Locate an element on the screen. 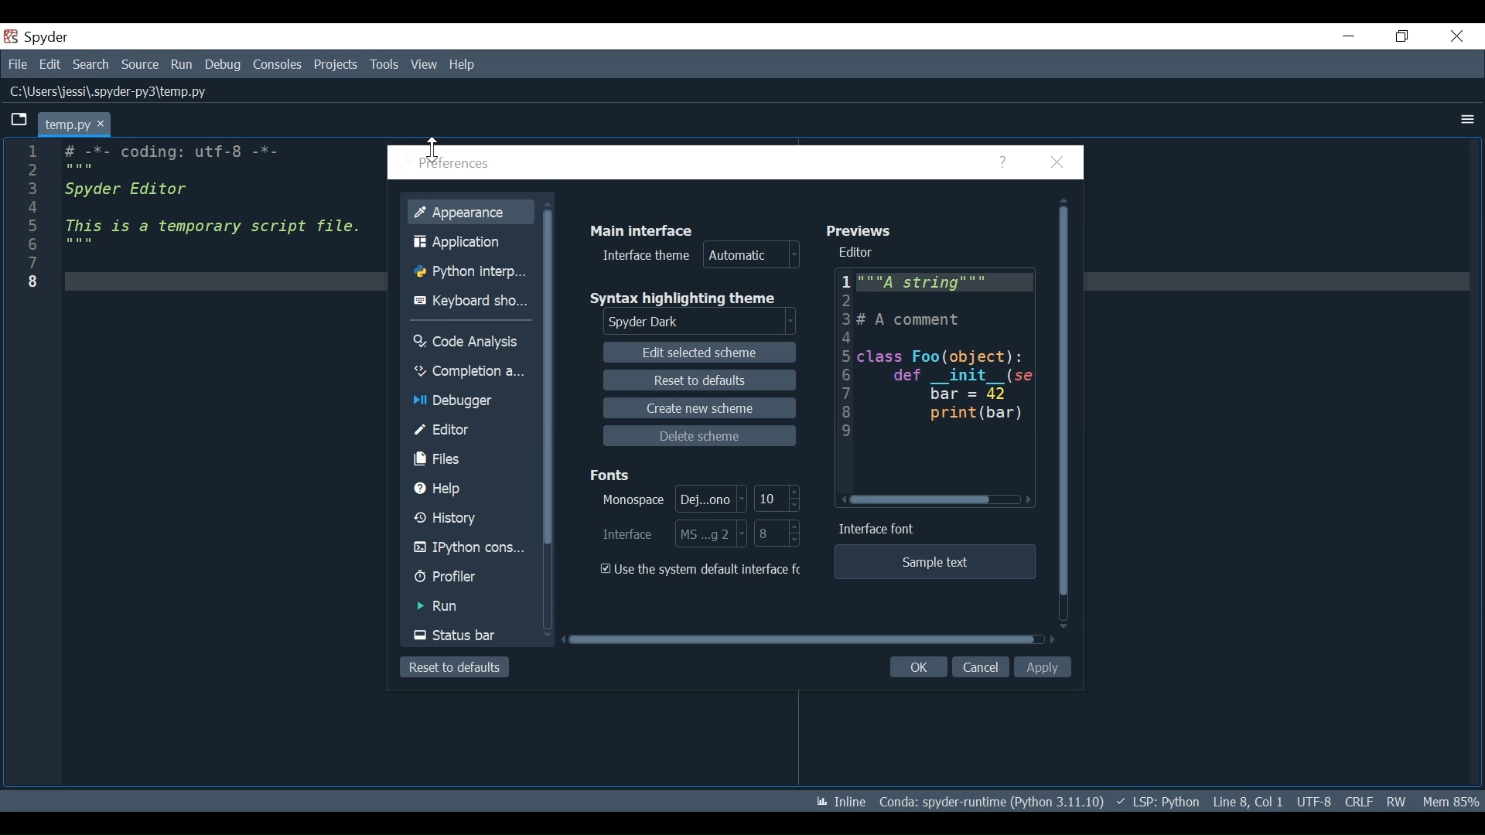 The image size is (1485, 835). Main Interface is located at coordinates (647, 228).